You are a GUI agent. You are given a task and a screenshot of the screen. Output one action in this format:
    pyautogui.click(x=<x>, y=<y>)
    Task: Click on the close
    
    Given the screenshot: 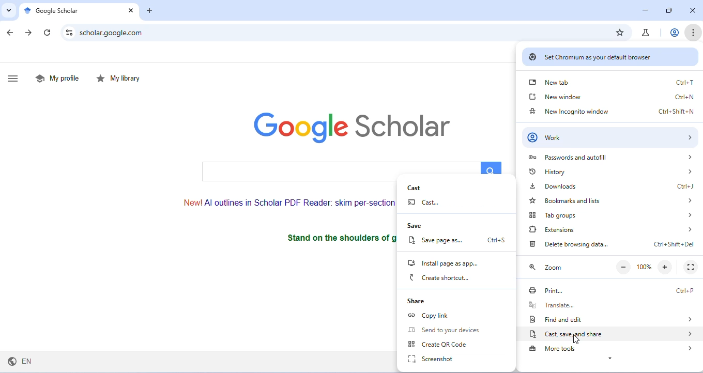 What is the action you would take?
    pyautogui.click(x=691, y=10)
    